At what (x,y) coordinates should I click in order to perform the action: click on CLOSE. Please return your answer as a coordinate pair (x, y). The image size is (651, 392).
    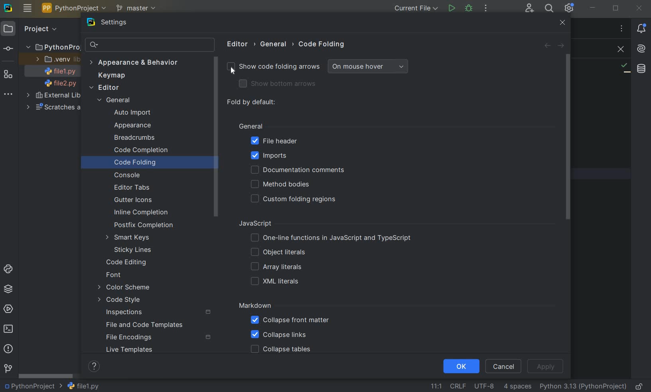
    Looking at the image, I should click on (562, 23).